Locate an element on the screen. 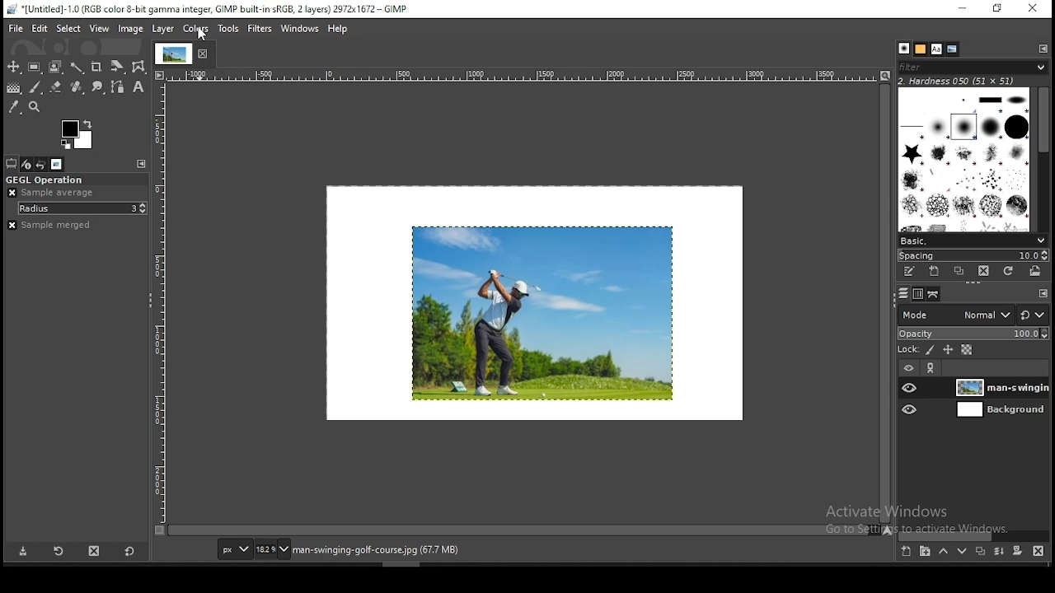  tools is located at coordinates (227, 29).